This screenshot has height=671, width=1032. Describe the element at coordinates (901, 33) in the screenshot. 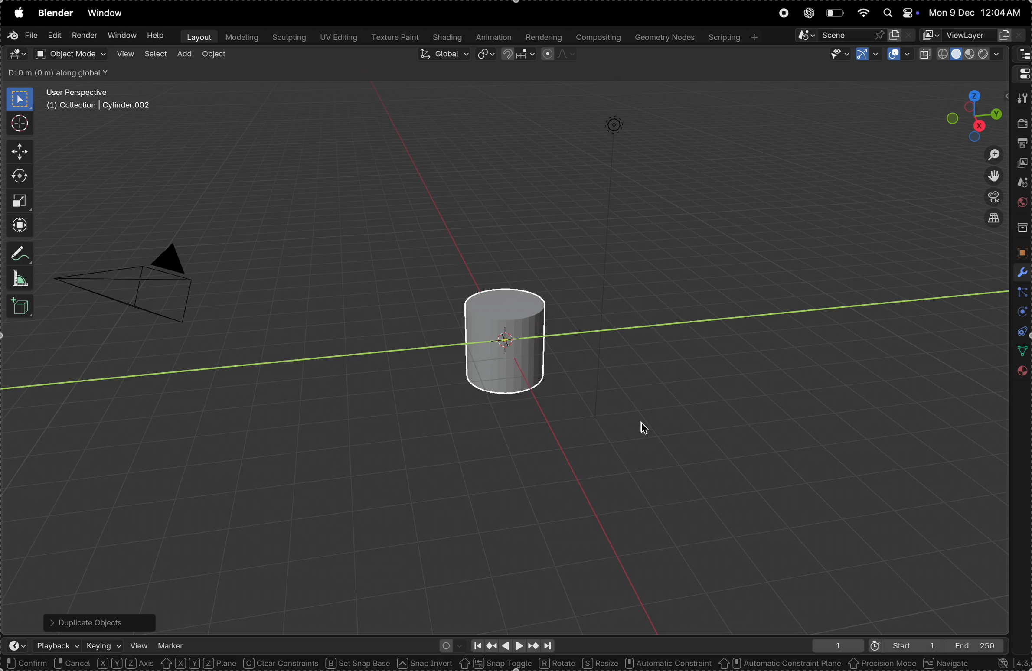

I see `new scene` at that location.